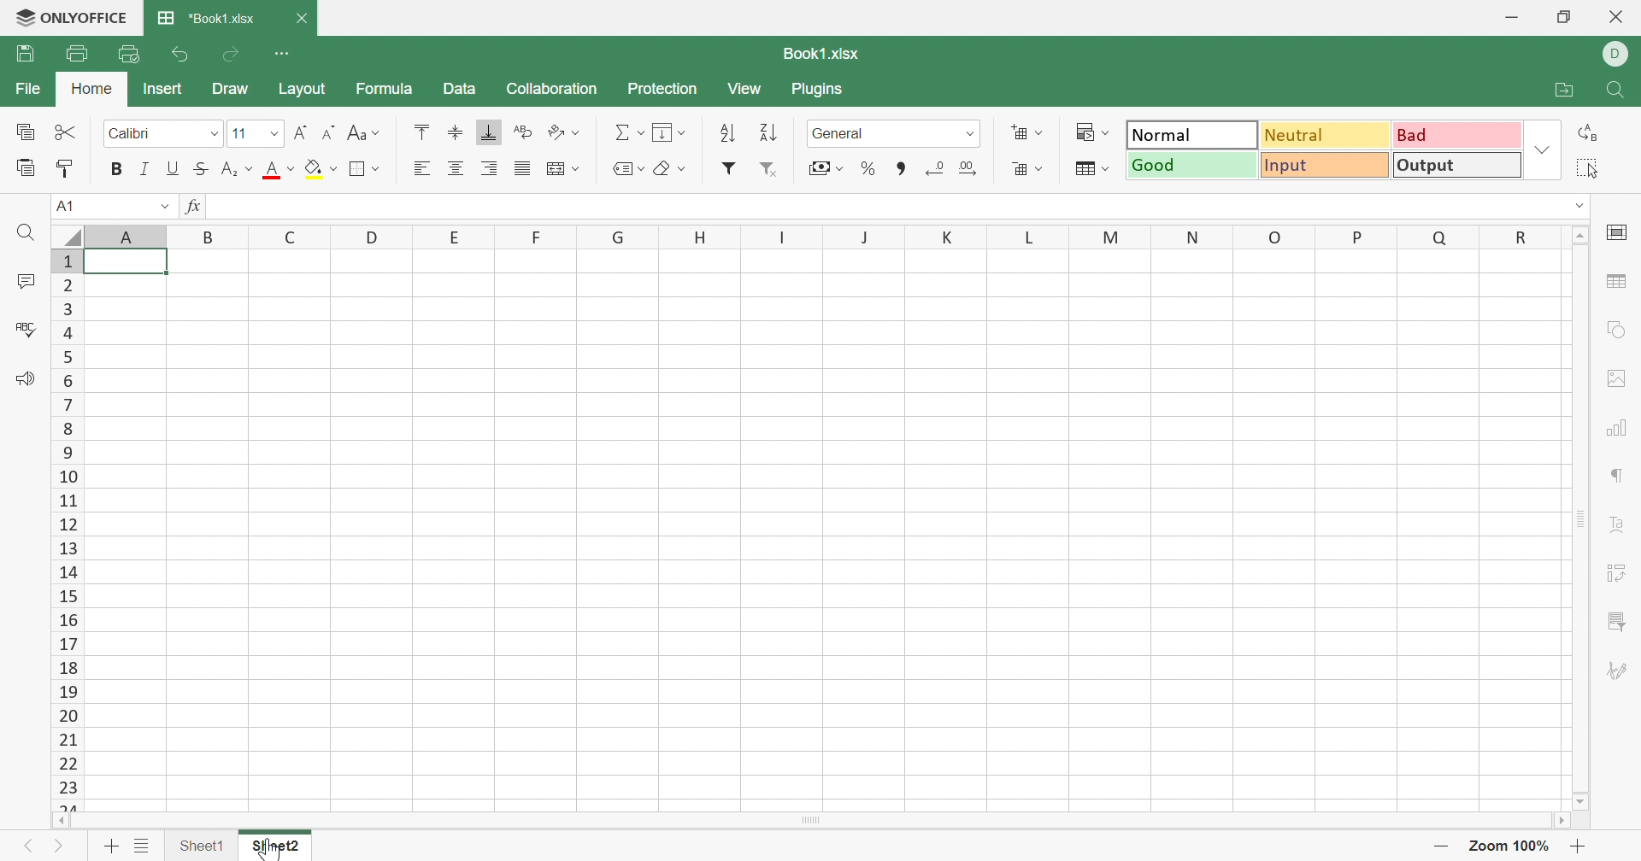 This screenshot has height=861, width=1641. I want to click on Text Art settings, so click(1618, 519).